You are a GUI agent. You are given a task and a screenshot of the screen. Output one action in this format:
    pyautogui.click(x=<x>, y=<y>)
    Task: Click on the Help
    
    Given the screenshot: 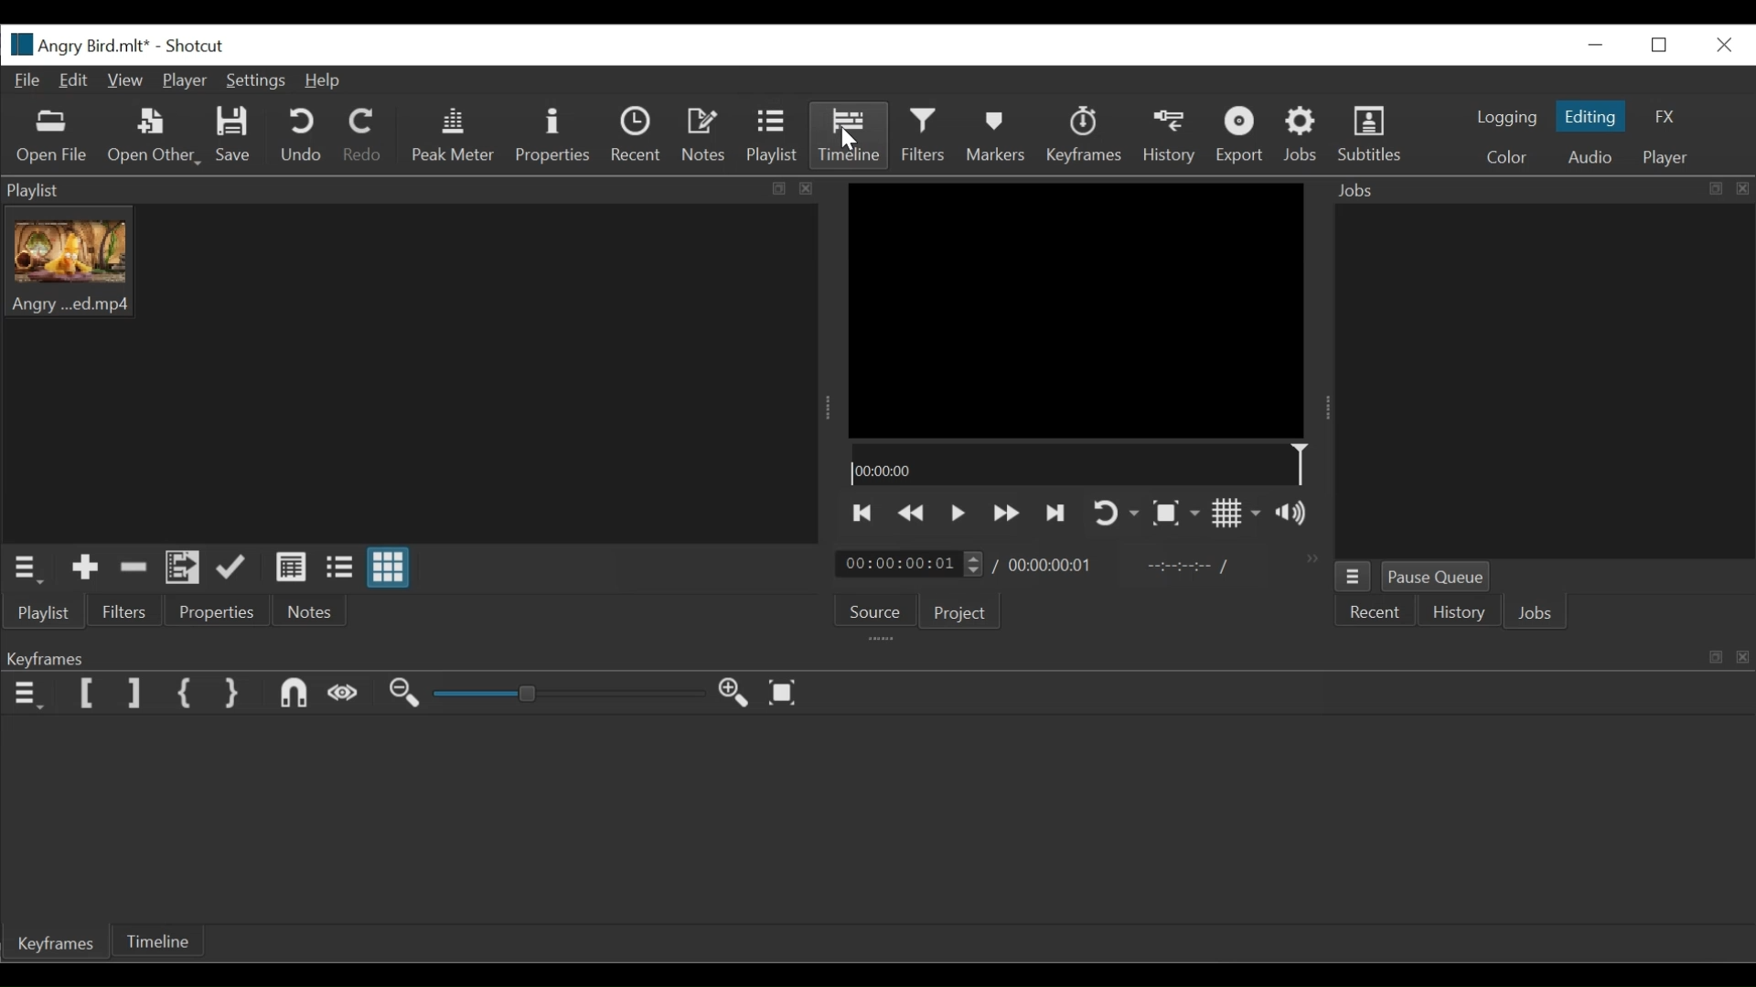 What is the action you would take?
    pyautogui.click(x=325, y=80)
    